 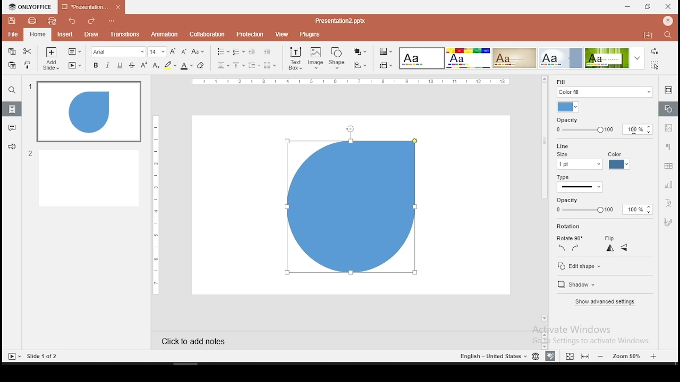 What do you see at coordinates (654, 356) in the screenshot?
I see `zoom out` at bounding box center [654, 356].